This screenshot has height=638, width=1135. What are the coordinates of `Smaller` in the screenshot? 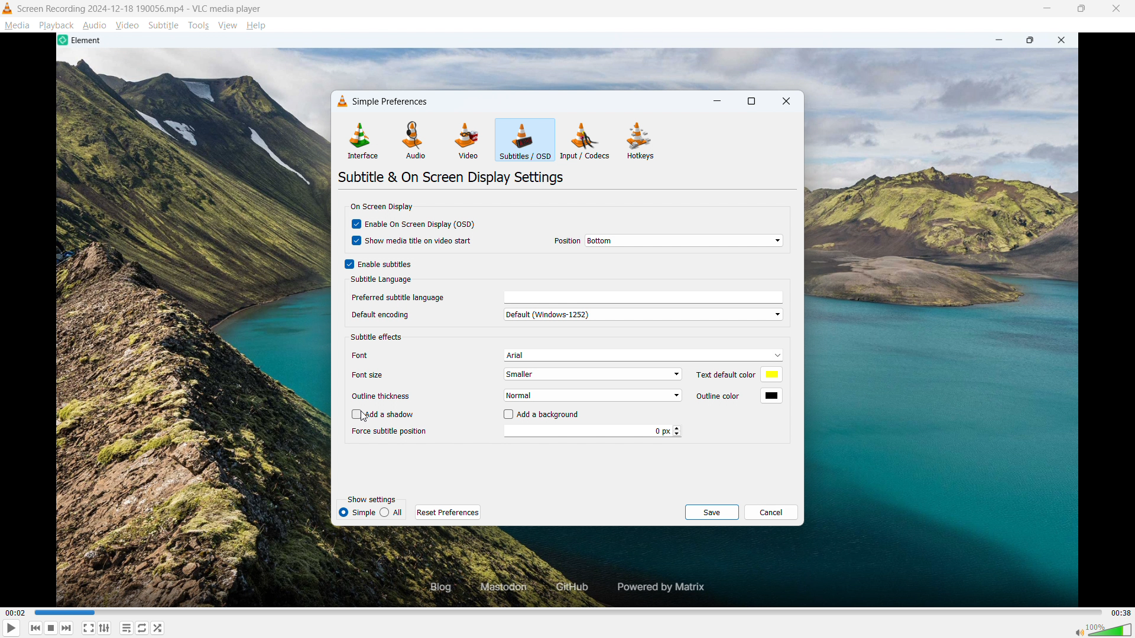 It's located at (594, 374).